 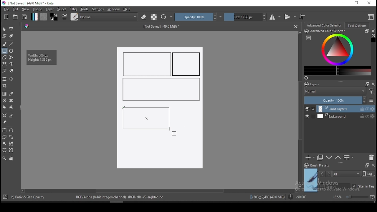 I want to click on , so click(x=290, y=16).